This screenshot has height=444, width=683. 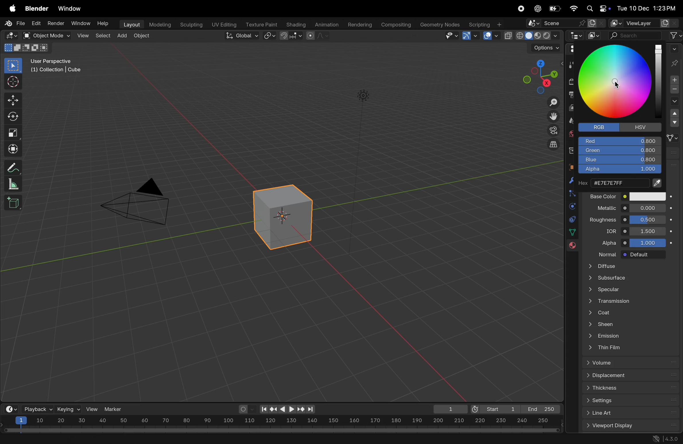 I want to click on view layer, so click(x=639, y=22).